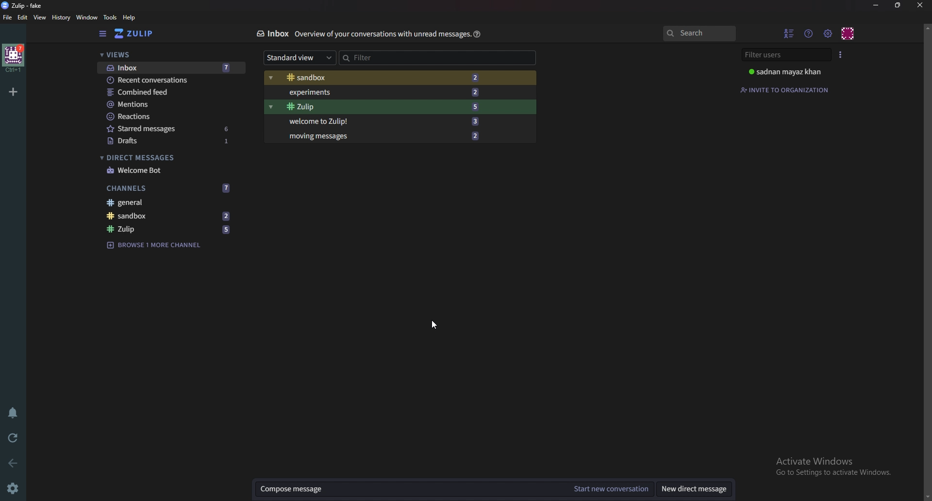 This screenshot has height=501, width=932. I want to click on user, so click(786, 73).